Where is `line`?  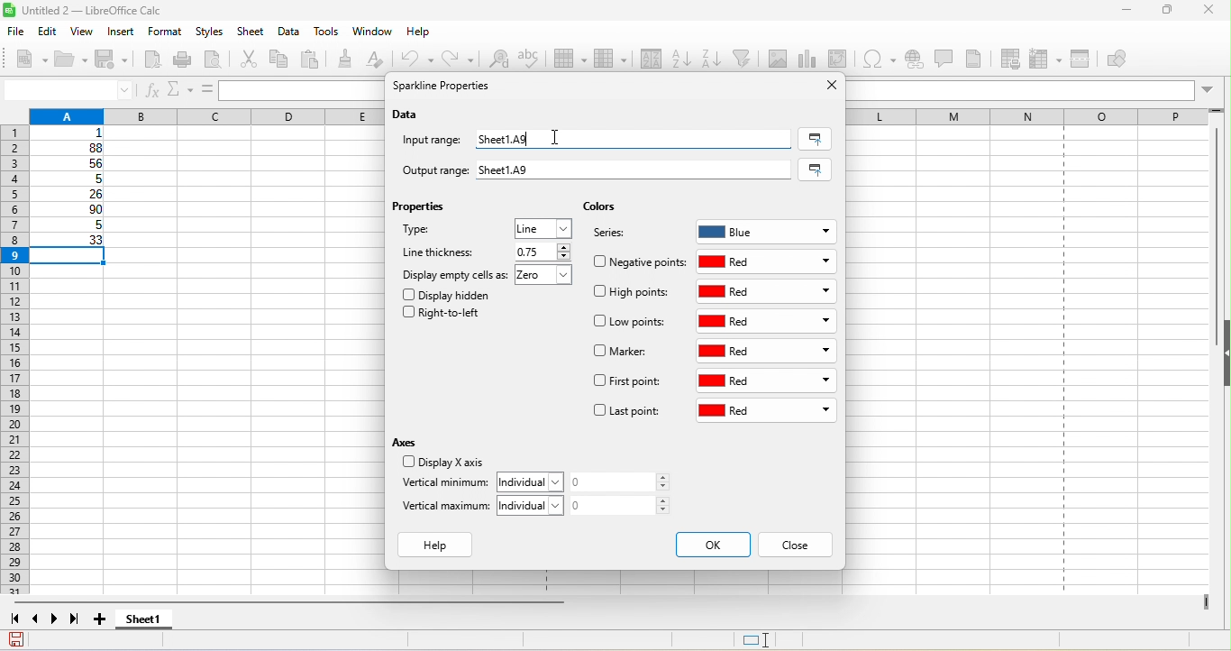
line is located at coordinates (544, 229).